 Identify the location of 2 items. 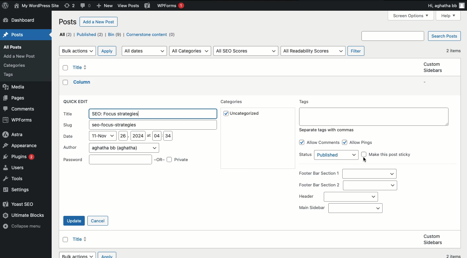
(455, 255).